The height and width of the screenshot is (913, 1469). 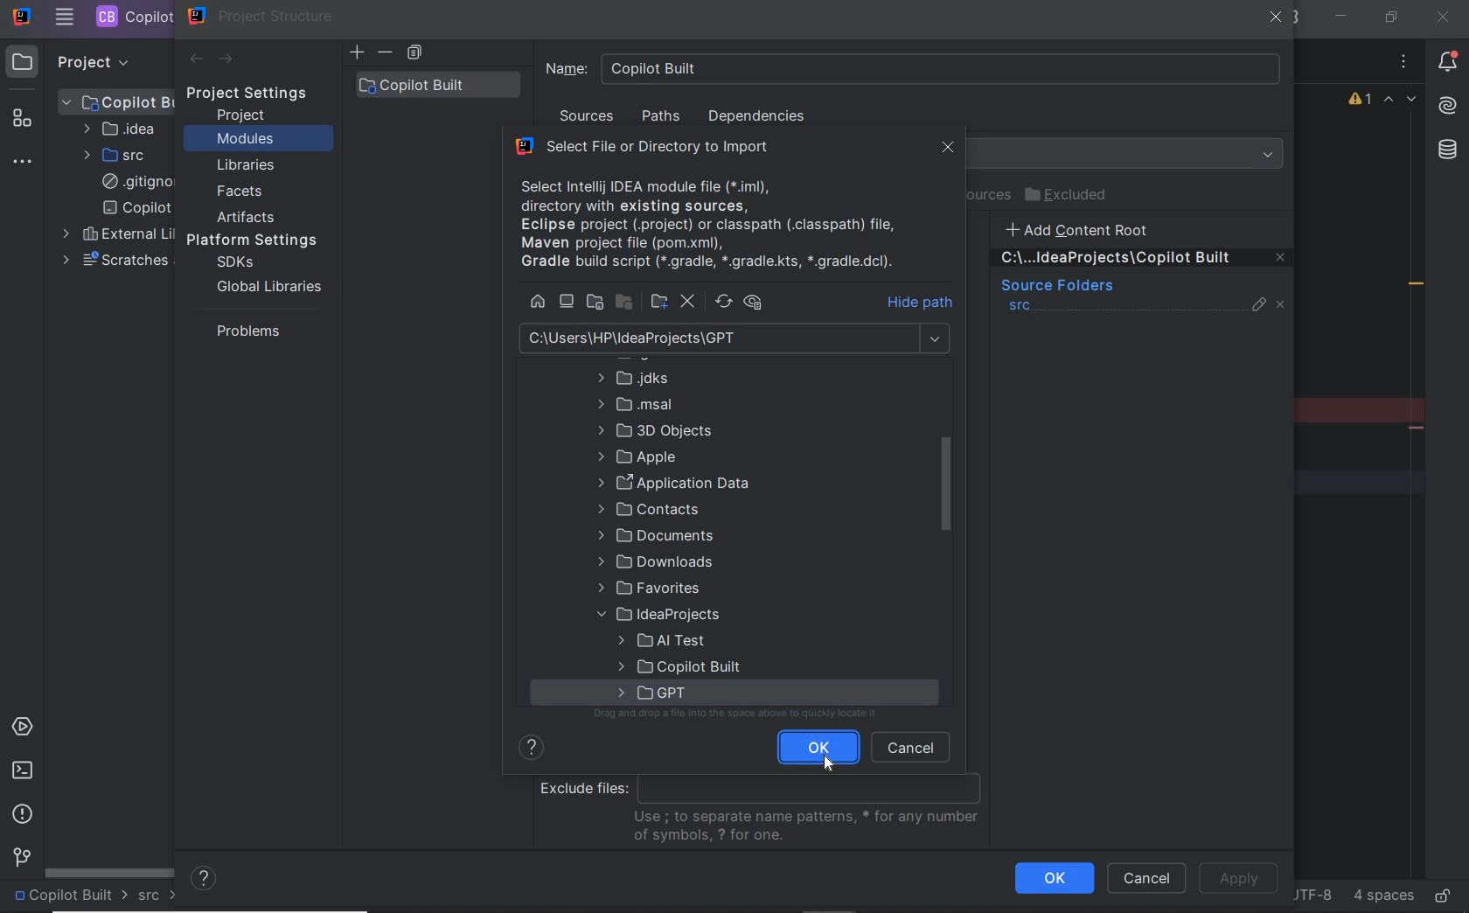 I want to click on back, so click(x=195, y=59).